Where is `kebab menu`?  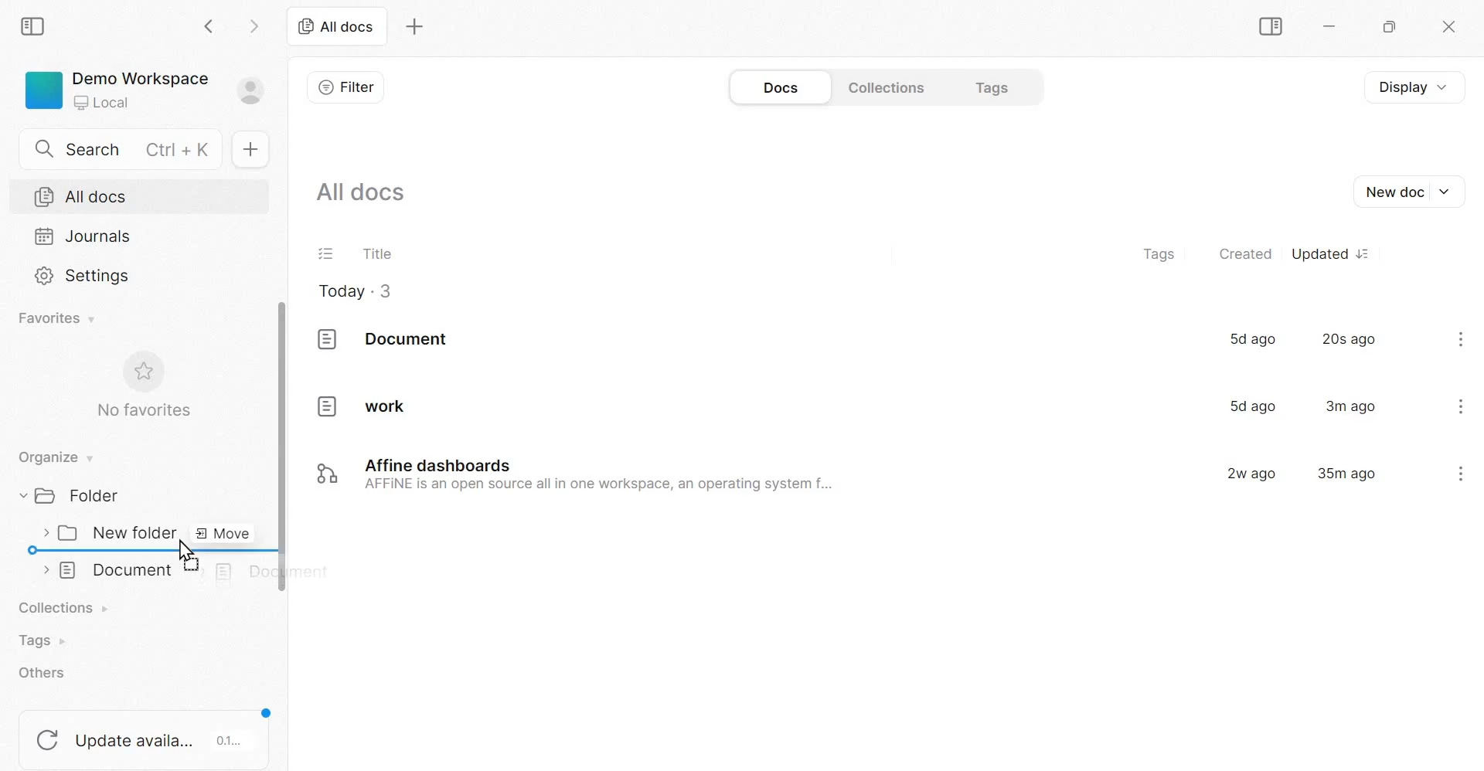
kebab menu is located at coordinates (1460, 472).